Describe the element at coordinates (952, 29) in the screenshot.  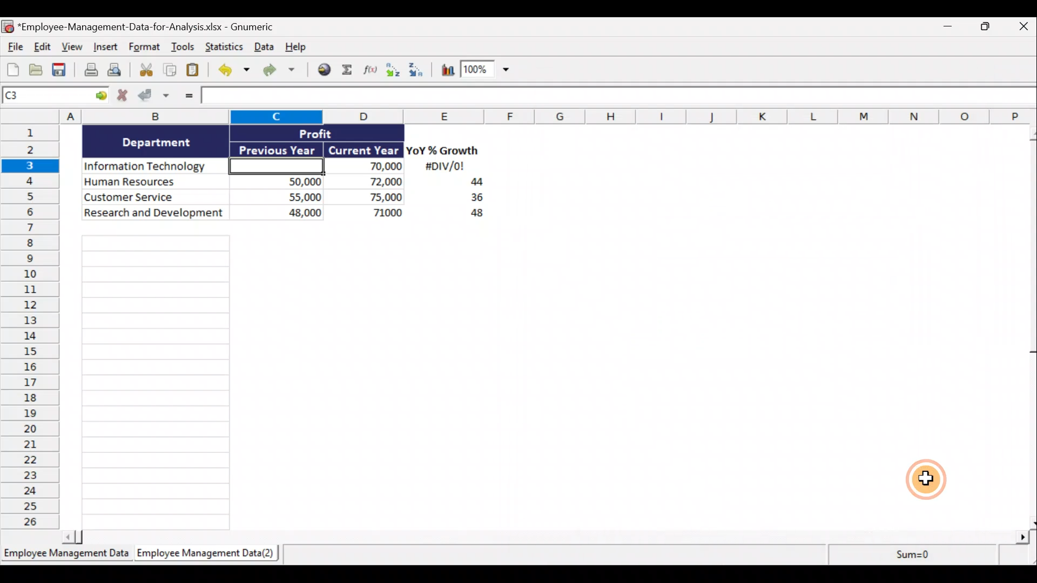
I see `Minimize` at that location.